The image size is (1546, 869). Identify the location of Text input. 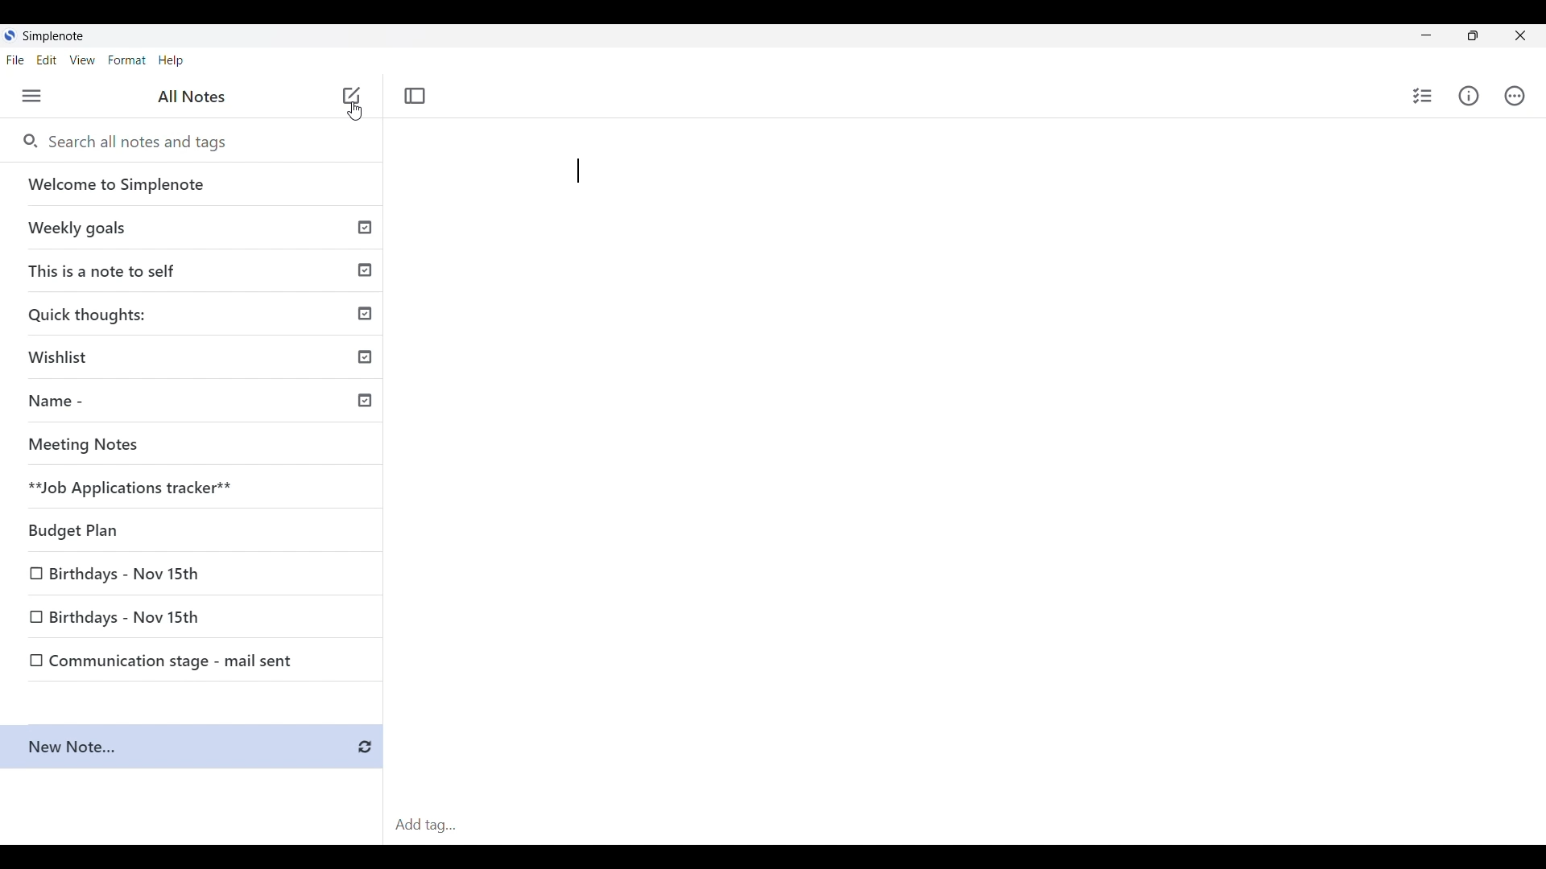
(991, 468).